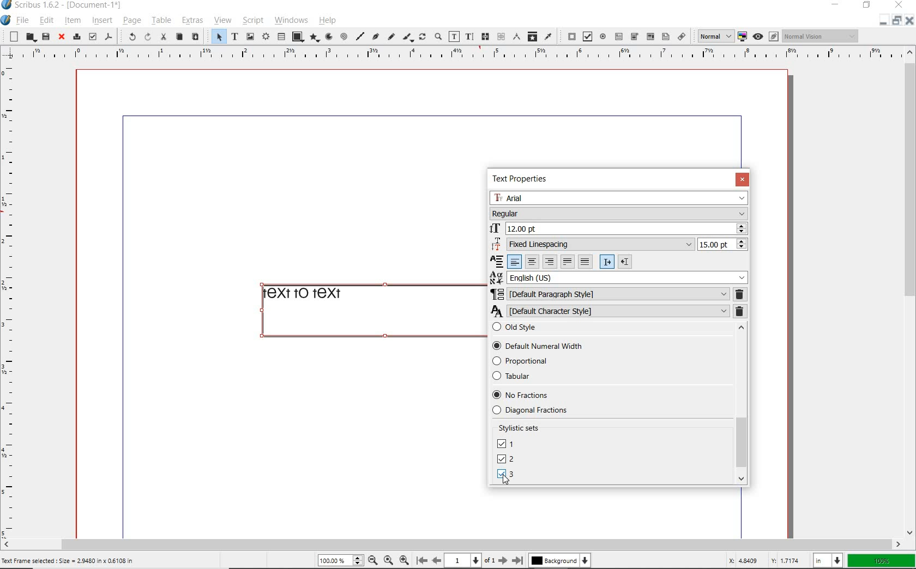  Describe the element at coordinates (721, 245) in the screenshot. I see `15.00 pt` at that location.